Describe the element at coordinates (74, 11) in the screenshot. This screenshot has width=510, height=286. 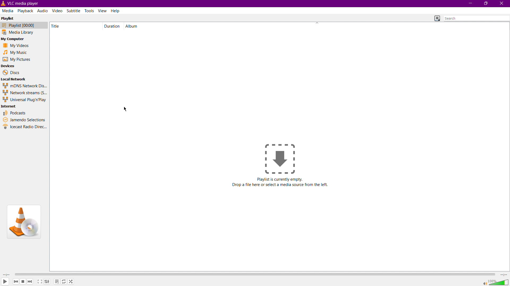
I see `Subtitle` at that location.